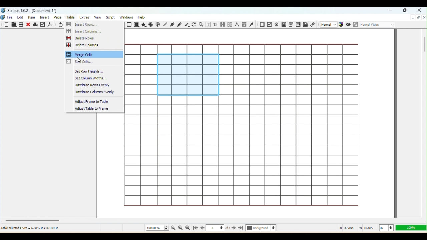 The width and height of the screenshot is (427, 240). Describe the element at coordinates (412, 18) in the screenshot. I see `Minimize` at that location.